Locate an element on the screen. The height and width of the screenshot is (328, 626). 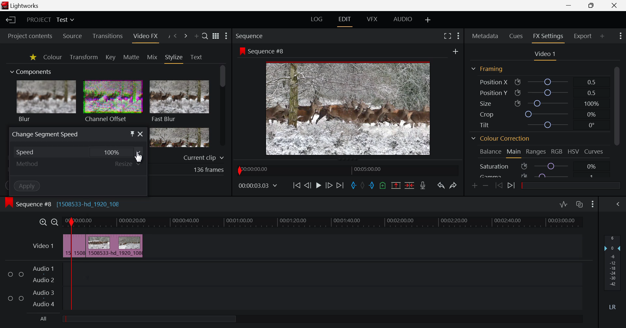
Add Layout is located at coordinates (427, 20).